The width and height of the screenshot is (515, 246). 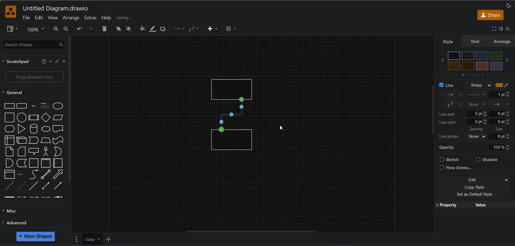 I want to click on format, so click(x=500, y=29).